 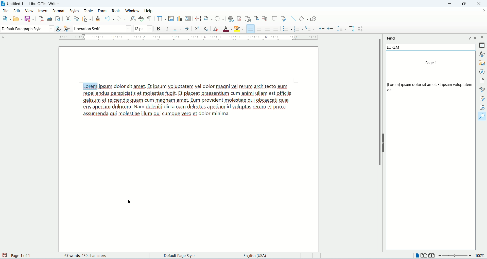 I want to click on insert line, so click(x=293, y=19).